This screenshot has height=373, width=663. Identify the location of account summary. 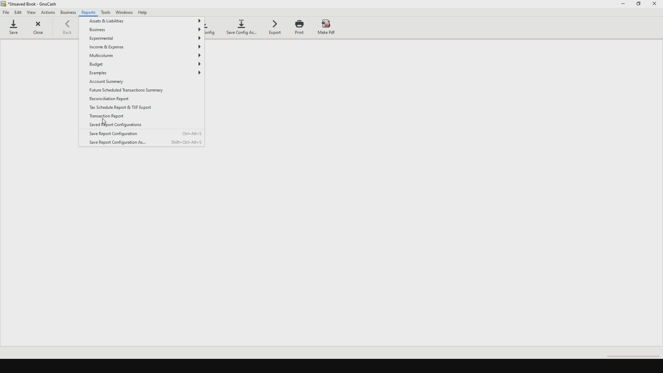
(117, 82).